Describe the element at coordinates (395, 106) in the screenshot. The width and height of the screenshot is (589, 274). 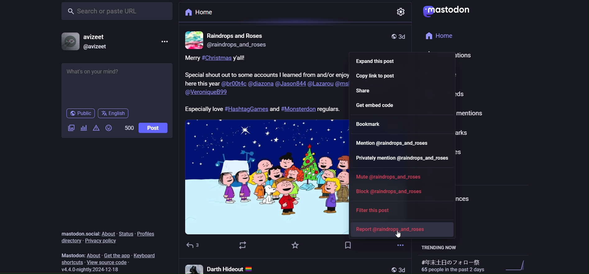
I see `get embed code` at that location.